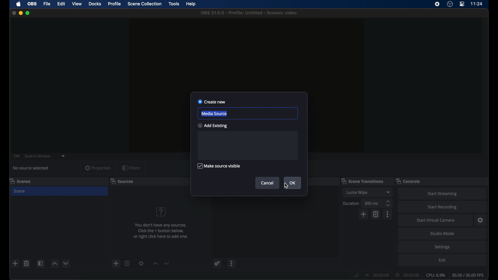 This screenshot has height=280, width=498. Describe the element at coordinates (442, 207) in the screenshot. I see `start recording` at that location.